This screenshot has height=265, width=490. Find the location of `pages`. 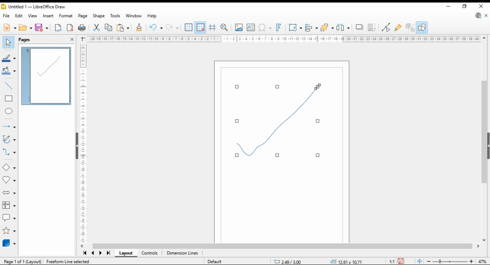

pages is located at coordinates (26, 40).